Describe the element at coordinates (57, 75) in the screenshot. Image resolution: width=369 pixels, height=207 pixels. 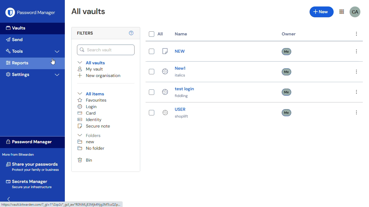
I see `toggle expand` at that location.